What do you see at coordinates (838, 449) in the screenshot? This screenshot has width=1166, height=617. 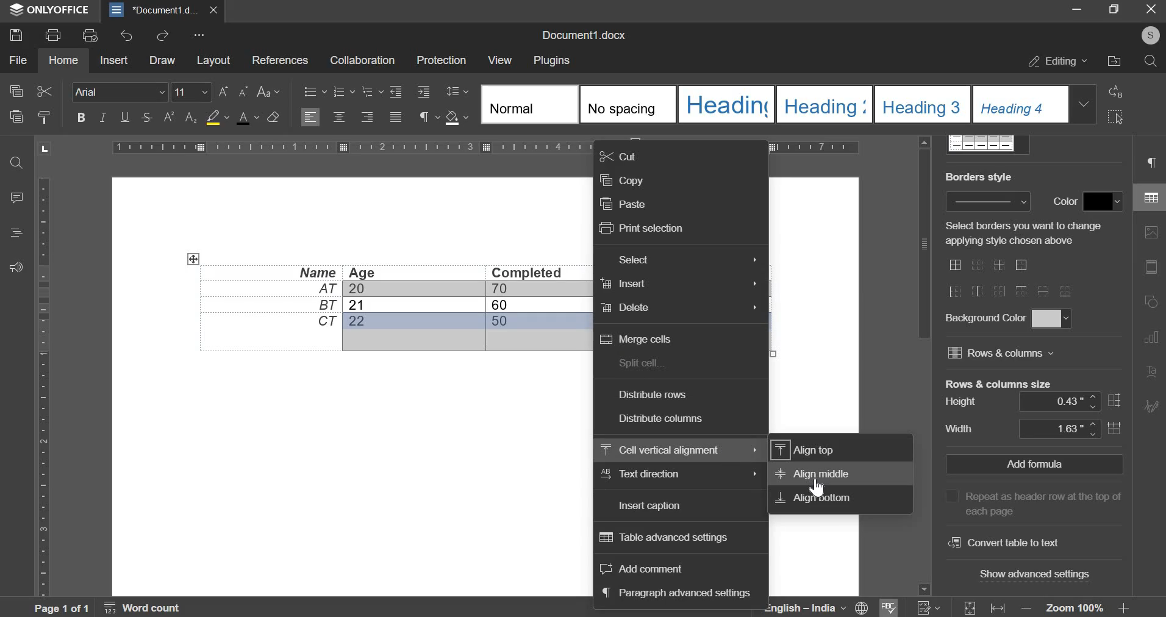 I see `Align Top` at bounding box center [838, 449].